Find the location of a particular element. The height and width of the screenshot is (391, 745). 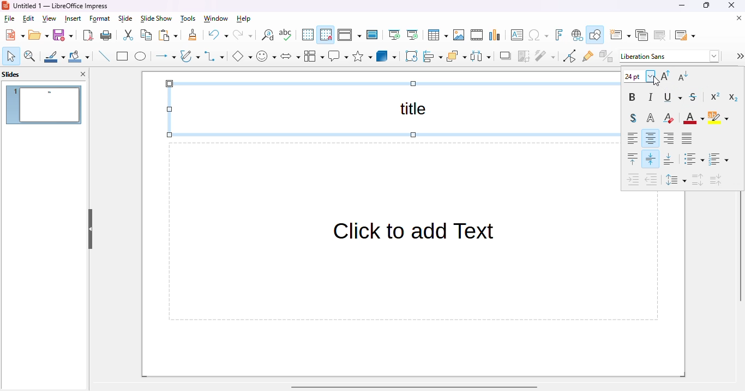

close is located at coordinates (731, 5).